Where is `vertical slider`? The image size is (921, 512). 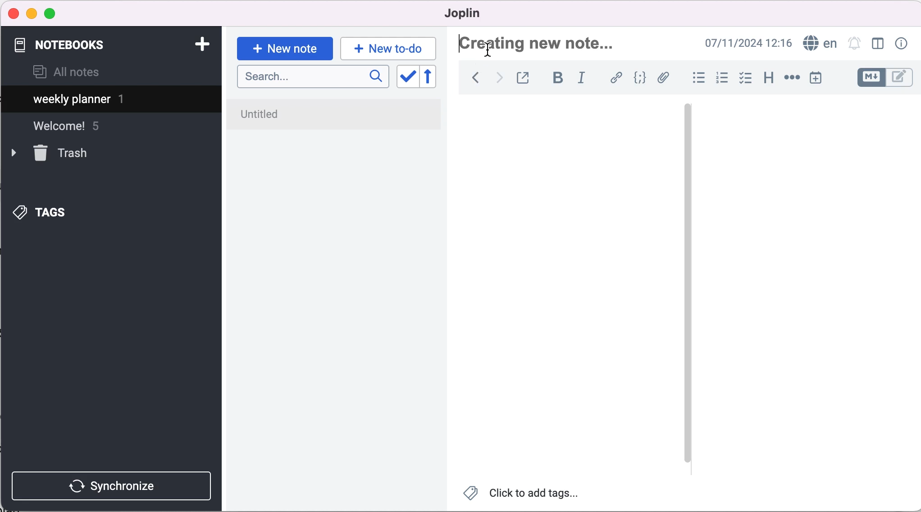
vertical slider is located at coordinates (687, 283).